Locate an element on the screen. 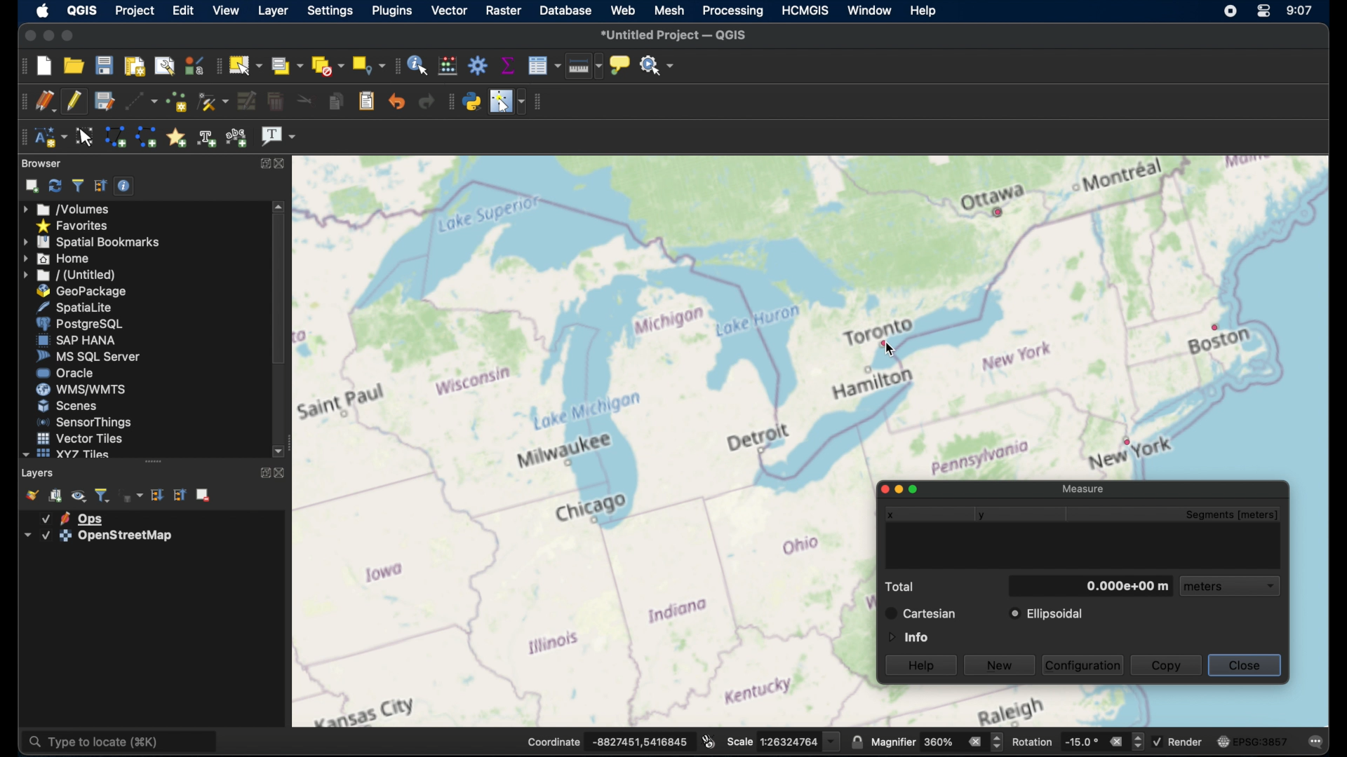  web is located at coordinates (623, 11).